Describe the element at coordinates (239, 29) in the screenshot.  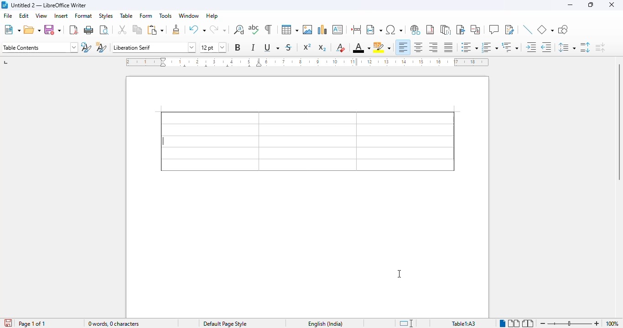
I see `find and replace` at that location.